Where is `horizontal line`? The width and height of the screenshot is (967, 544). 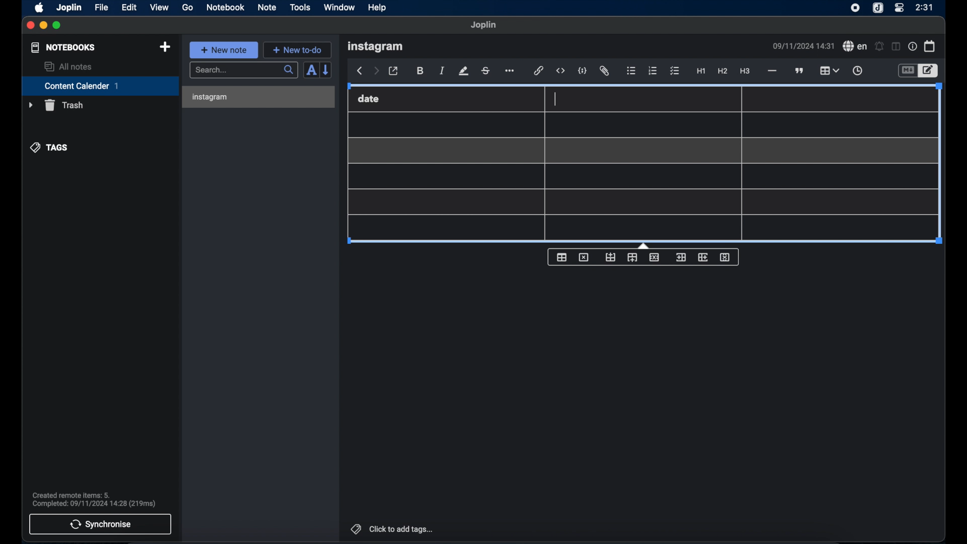 horizontal line is located at coordinates (772, 72).